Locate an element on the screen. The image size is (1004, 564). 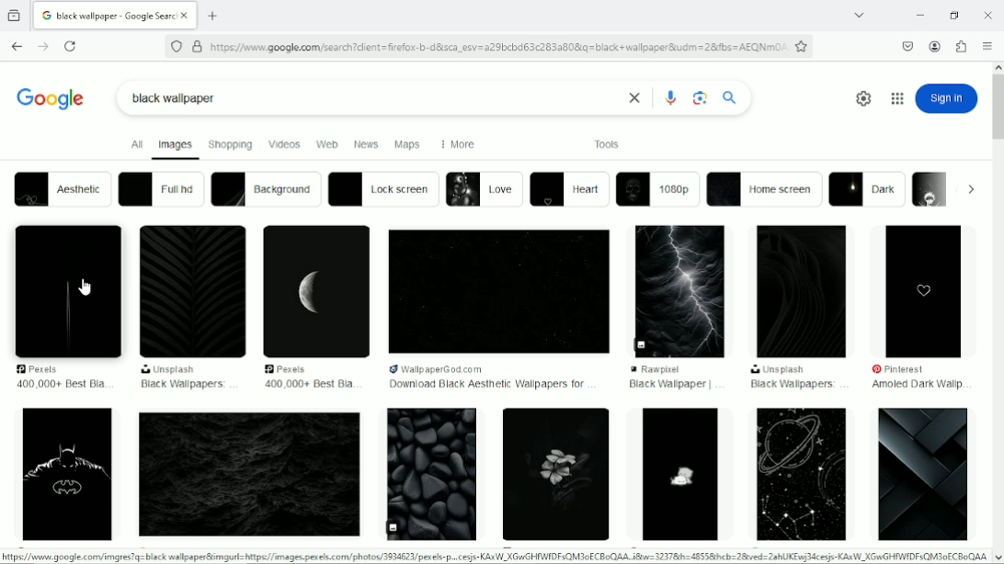
account is located at coordinates (934, 46).